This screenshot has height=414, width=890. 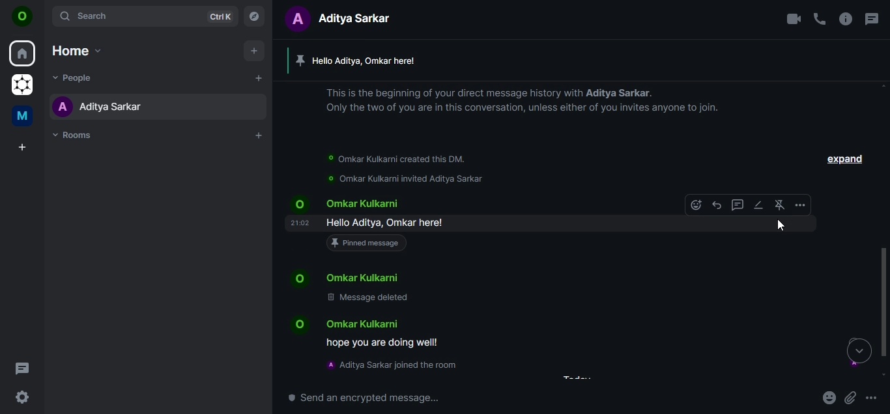 What do you see at coordinates (22, 53) in the screenshot?
I see `home` at bounding box center [22, 53].